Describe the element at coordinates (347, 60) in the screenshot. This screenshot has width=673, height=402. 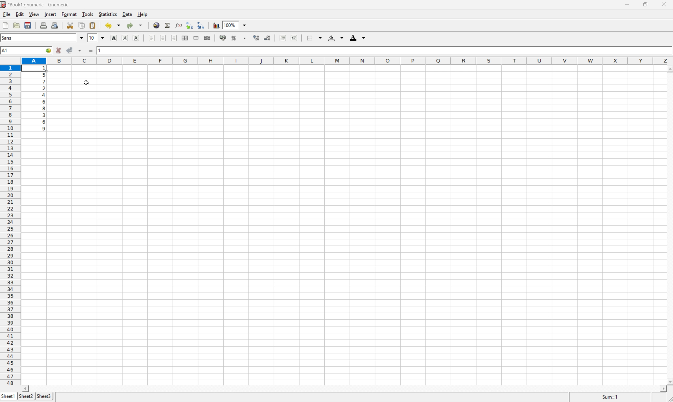
I see `column names` at that location.